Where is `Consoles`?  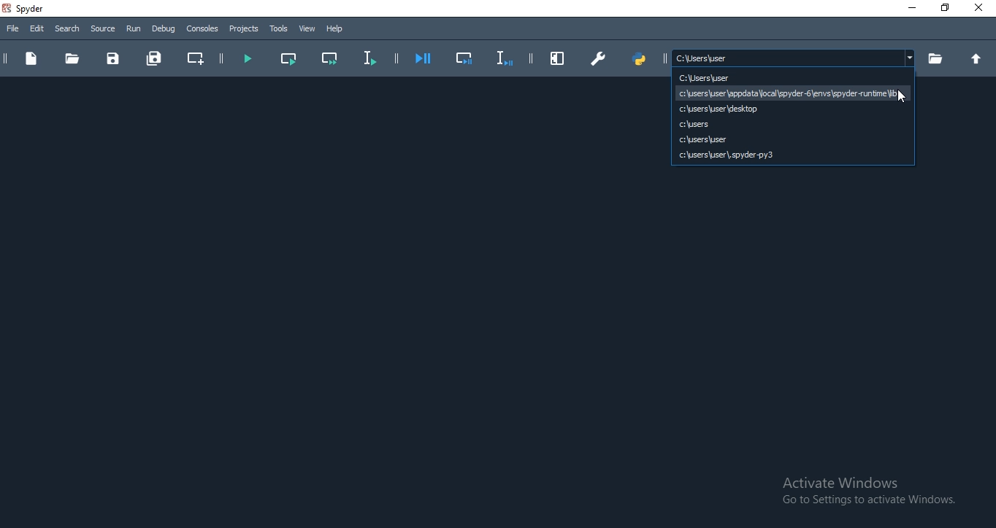
Consoles is located at coordinates (202, 29).